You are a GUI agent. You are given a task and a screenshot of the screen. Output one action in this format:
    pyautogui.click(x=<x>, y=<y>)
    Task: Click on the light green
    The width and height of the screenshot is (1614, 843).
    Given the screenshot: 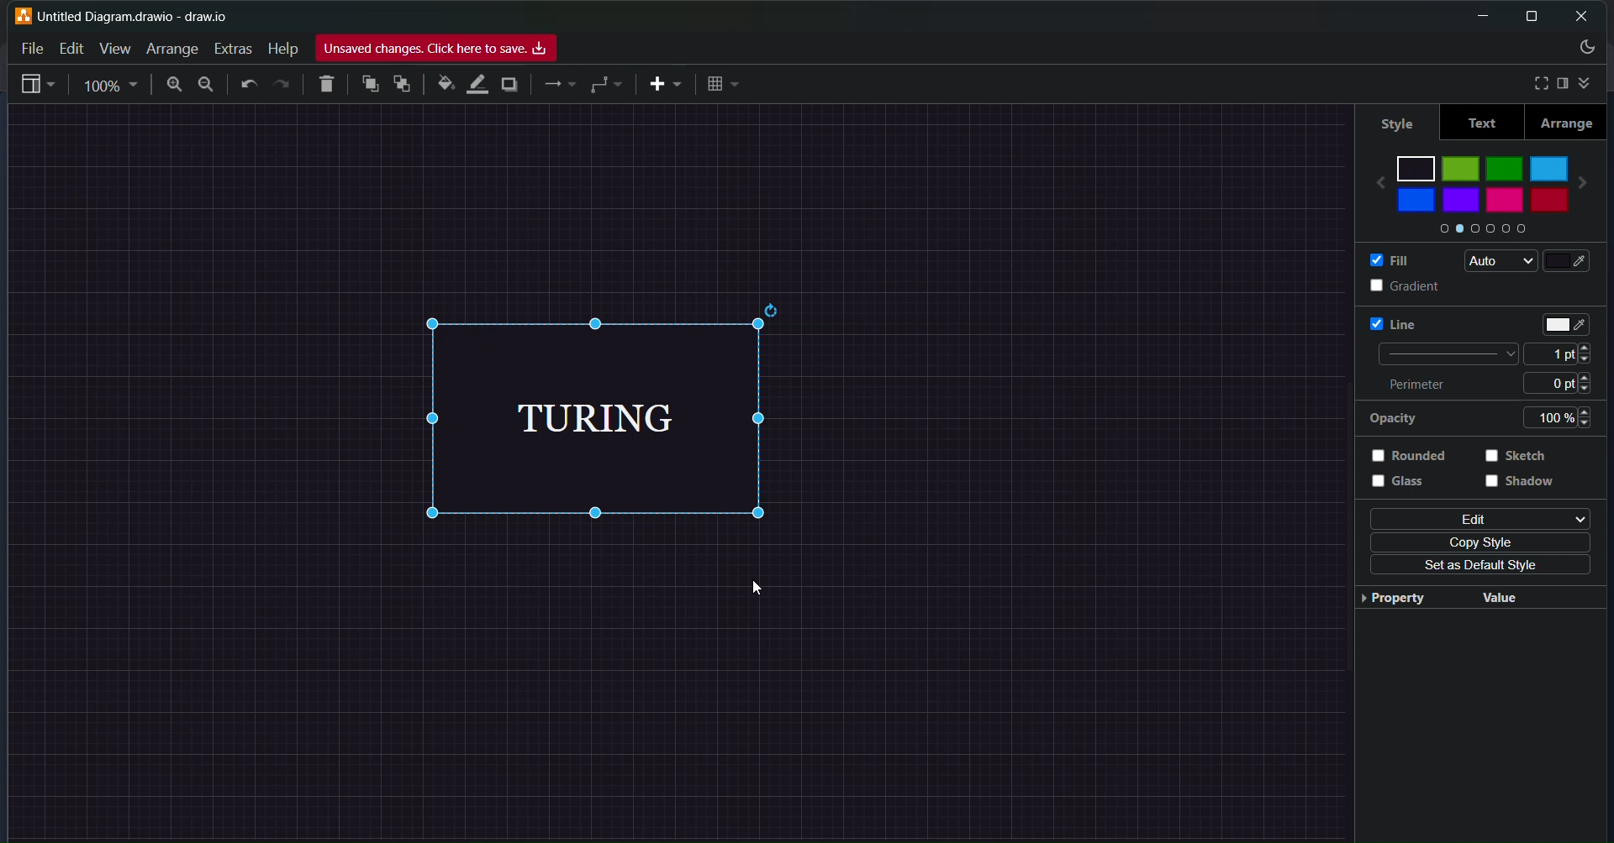 What is the action you would take?
    pyautogui.click(x=1461, y=168)
    